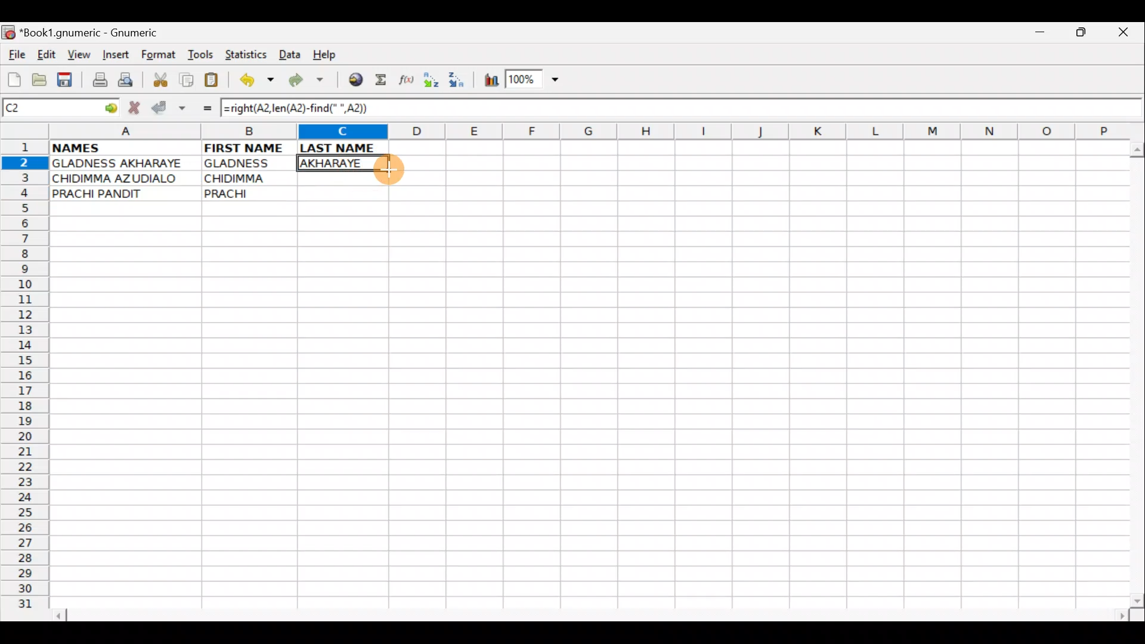  I want to click on GLADNESS, so click(246, 163).